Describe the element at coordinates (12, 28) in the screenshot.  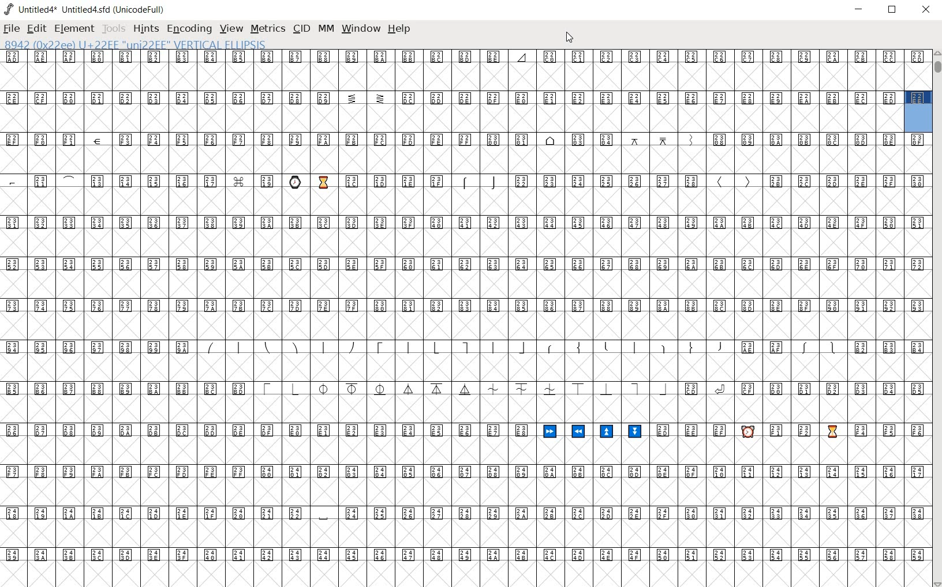
I see `FILE` at that location.